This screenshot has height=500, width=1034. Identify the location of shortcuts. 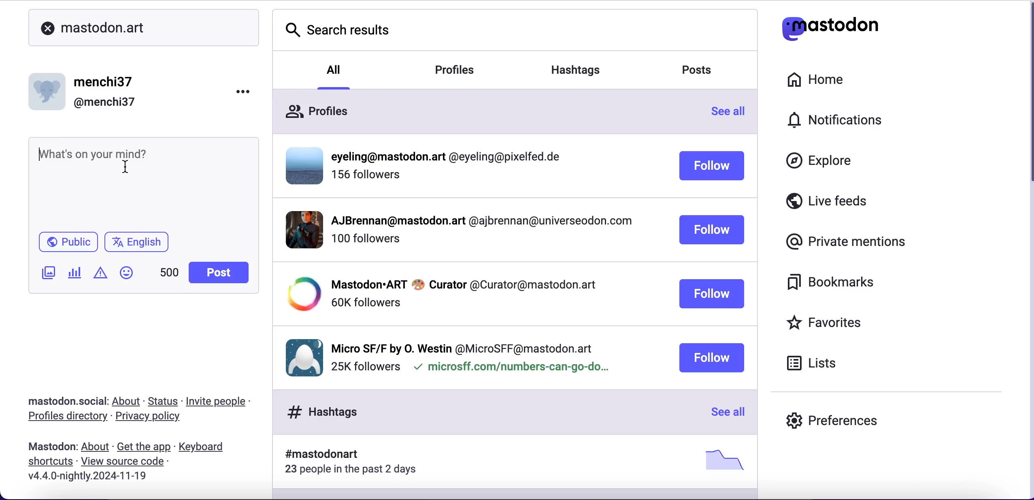
(48, 463).